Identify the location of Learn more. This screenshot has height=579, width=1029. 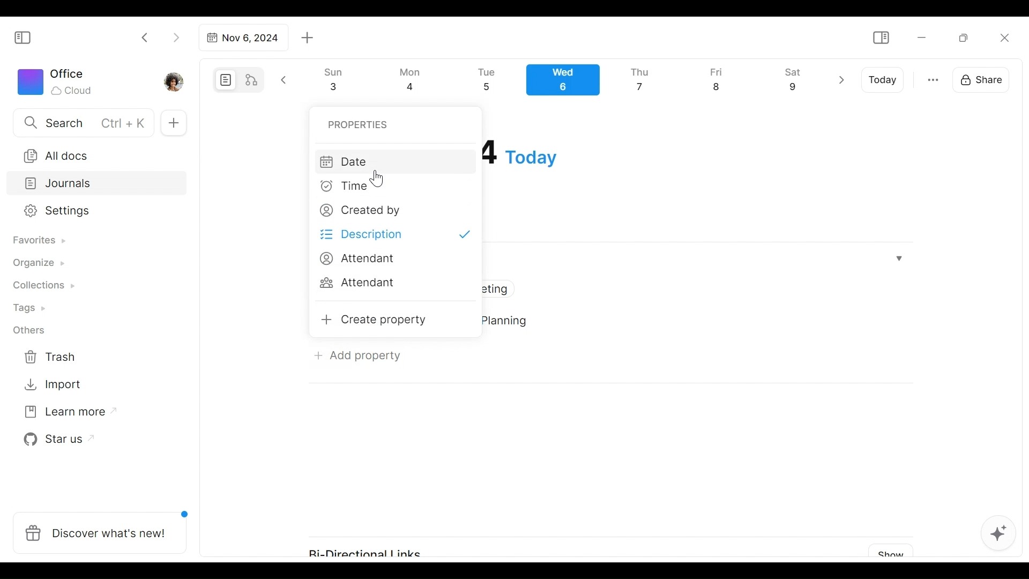
(65, 414).